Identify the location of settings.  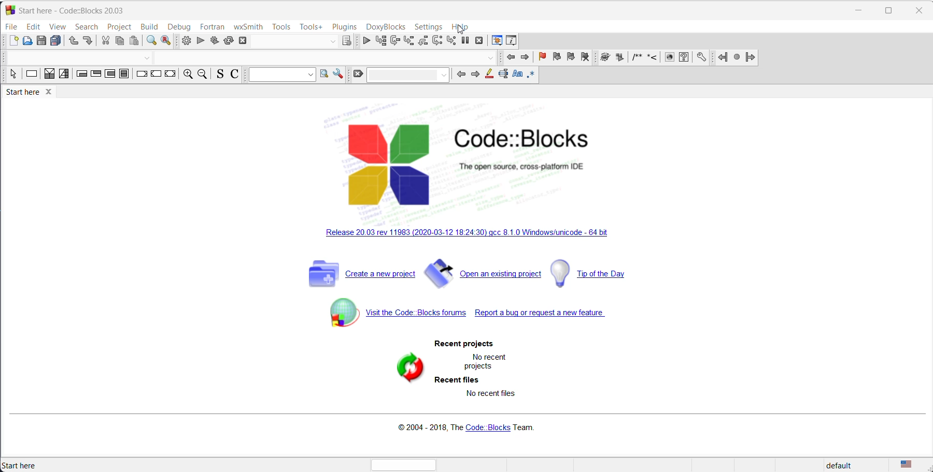
(699, 57).